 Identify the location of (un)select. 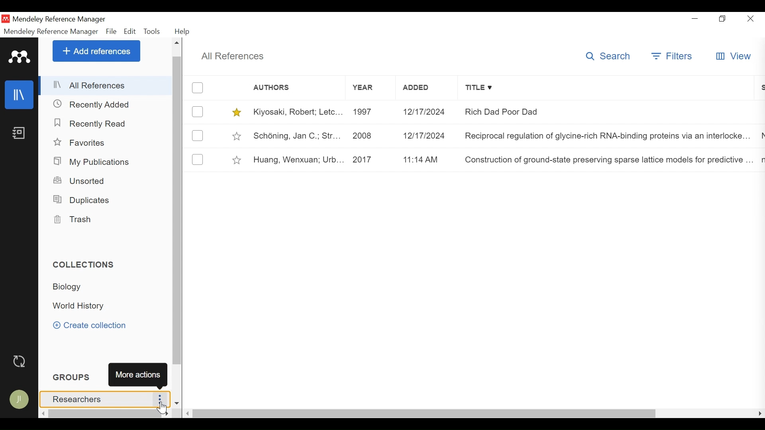
(199, 88).